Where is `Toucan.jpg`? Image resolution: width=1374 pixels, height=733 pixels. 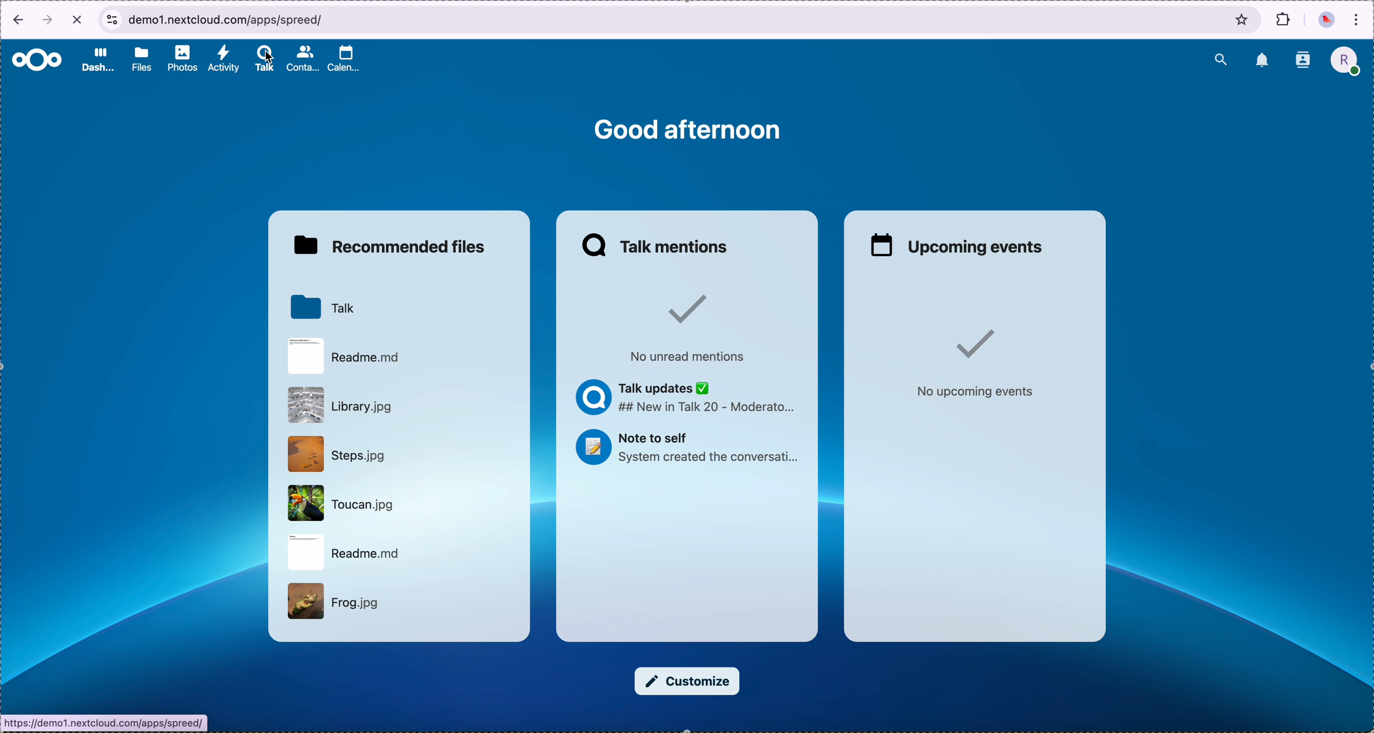
Toucan.jpg is located at coordinates (399, 503).